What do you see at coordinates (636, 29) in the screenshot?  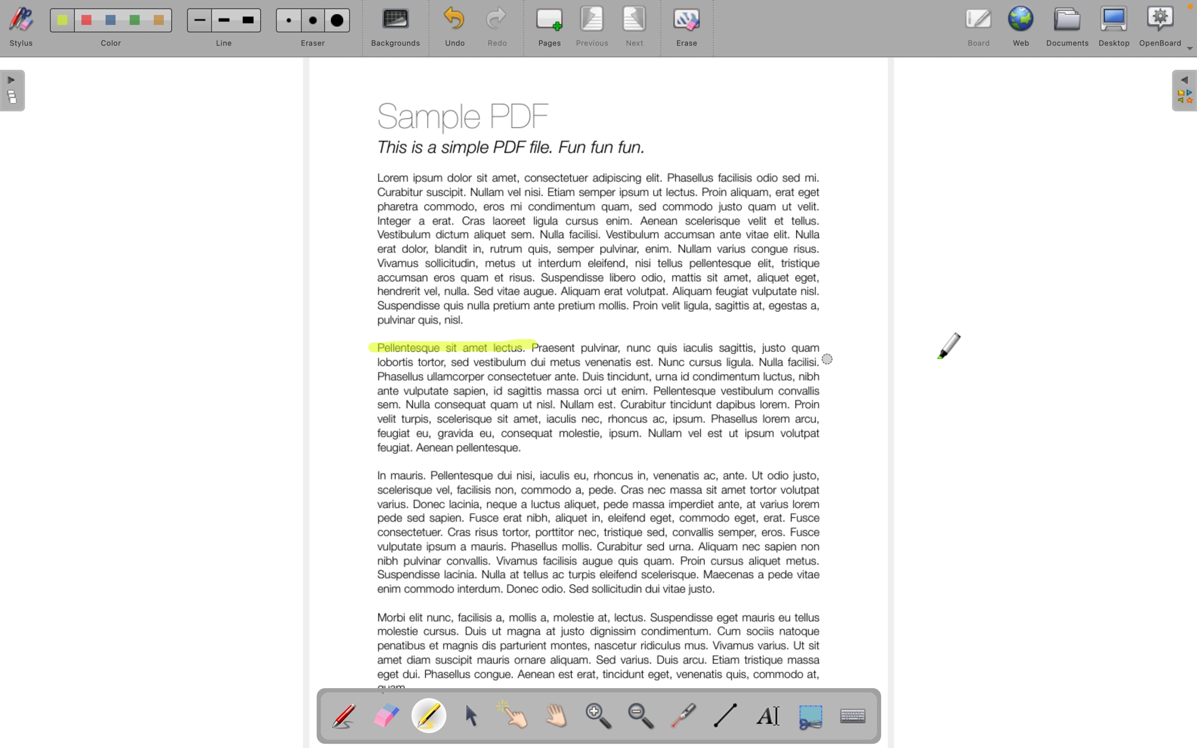 I see `next` at bounding box center [636, 29].